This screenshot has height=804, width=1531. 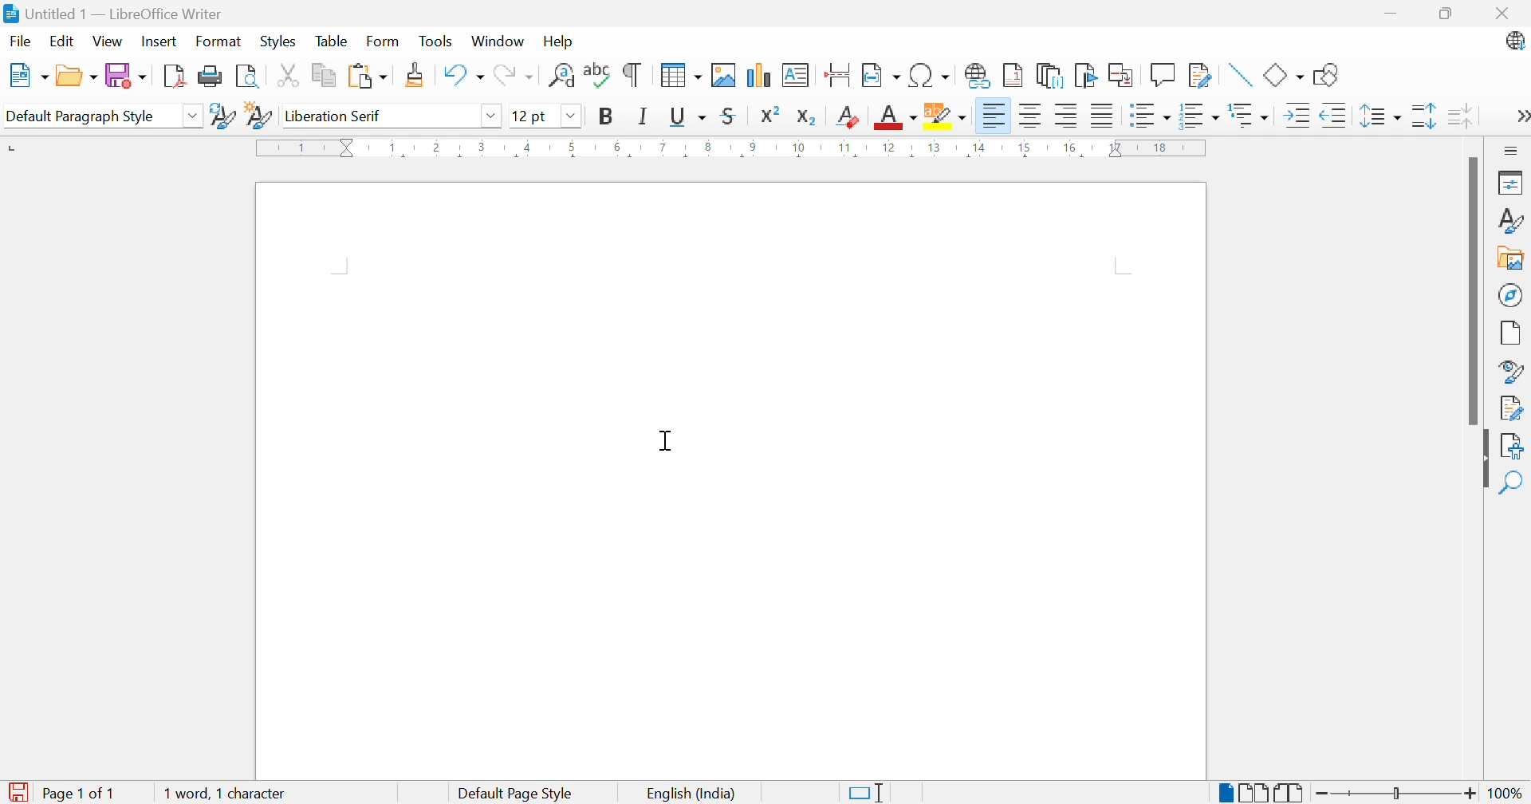 What do you see at coordinates (419, 75) in the screenshot?
I see `Clone formatting` at bounding box center [419, 75].